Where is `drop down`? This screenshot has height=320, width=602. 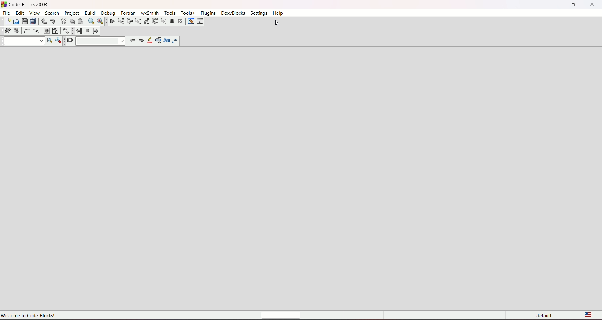 drop down is located at coordinates (18, 41).